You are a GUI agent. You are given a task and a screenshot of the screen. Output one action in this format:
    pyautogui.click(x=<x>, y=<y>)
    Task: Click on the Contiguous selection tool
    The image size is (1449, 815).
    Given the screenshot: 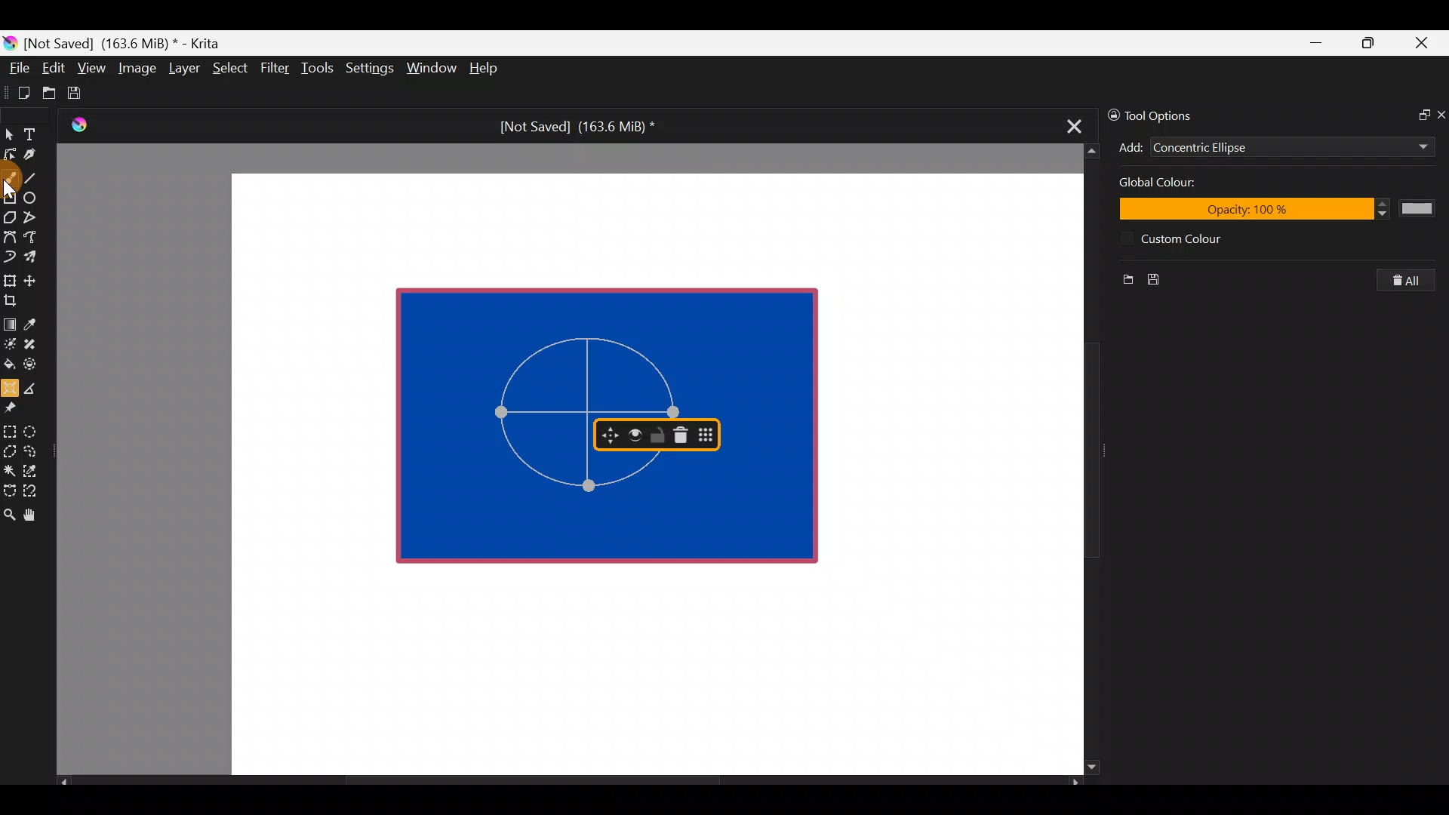 What is the action you would take?
    pyautogui.click(x=9, y=466)
    